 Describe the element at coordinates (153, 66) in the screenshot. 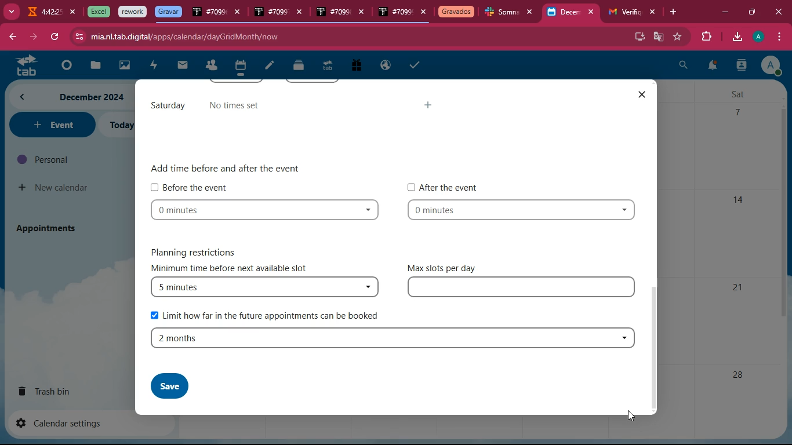

I see `charge` at that location.